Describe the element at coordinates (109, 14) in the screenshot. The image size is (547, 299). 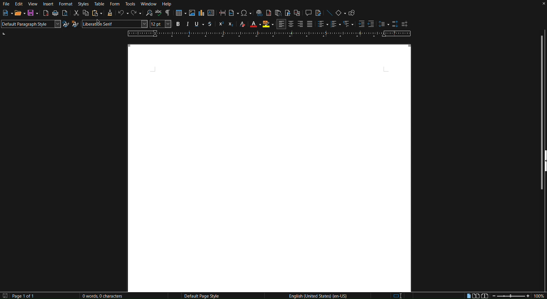
I see `Clone Formatting` at that location.